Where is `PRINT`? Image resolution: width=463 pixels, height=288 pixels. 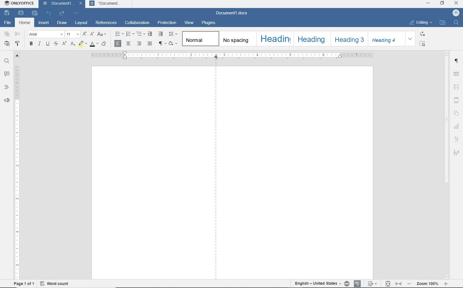 PRINT is located at coordinates (20, 13).